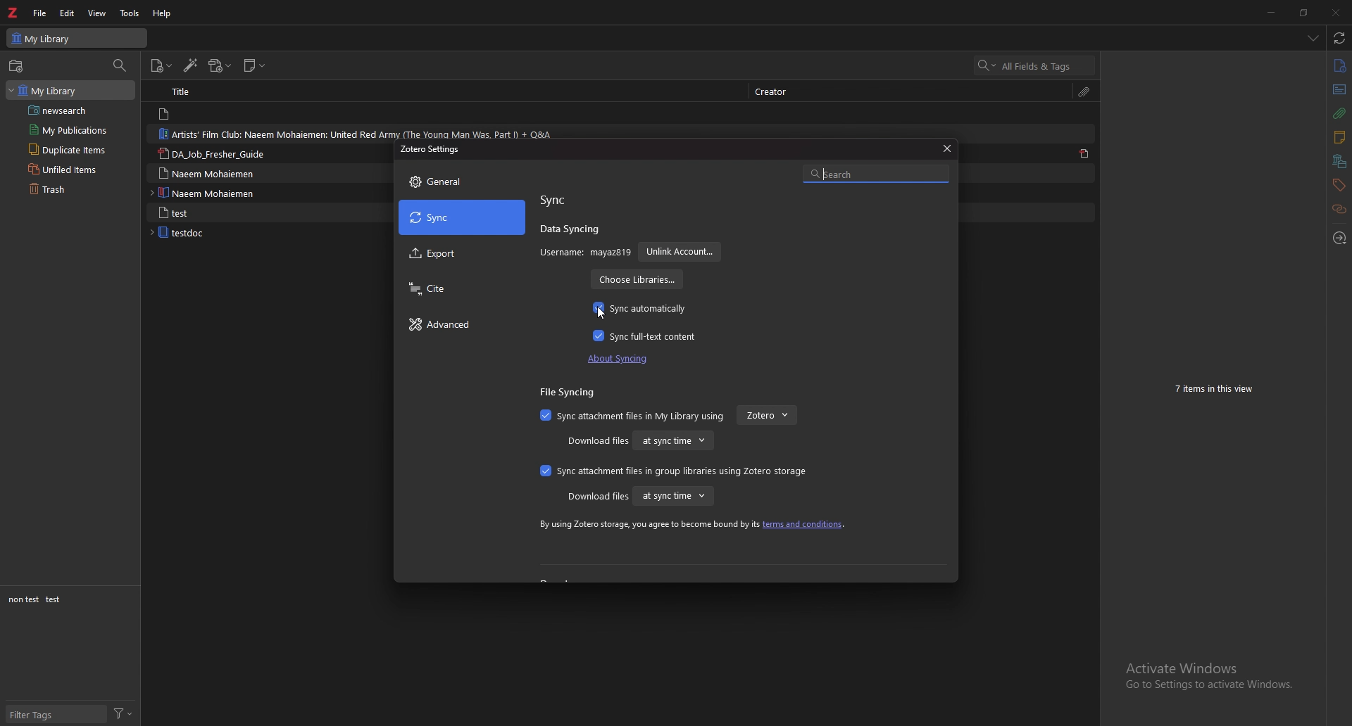 The height and width of the screenshot is (726, 1352). What do you see at coordinates (74, 149) in the screenshot?
I see `duplicate items` at bounding box center [74, 149].